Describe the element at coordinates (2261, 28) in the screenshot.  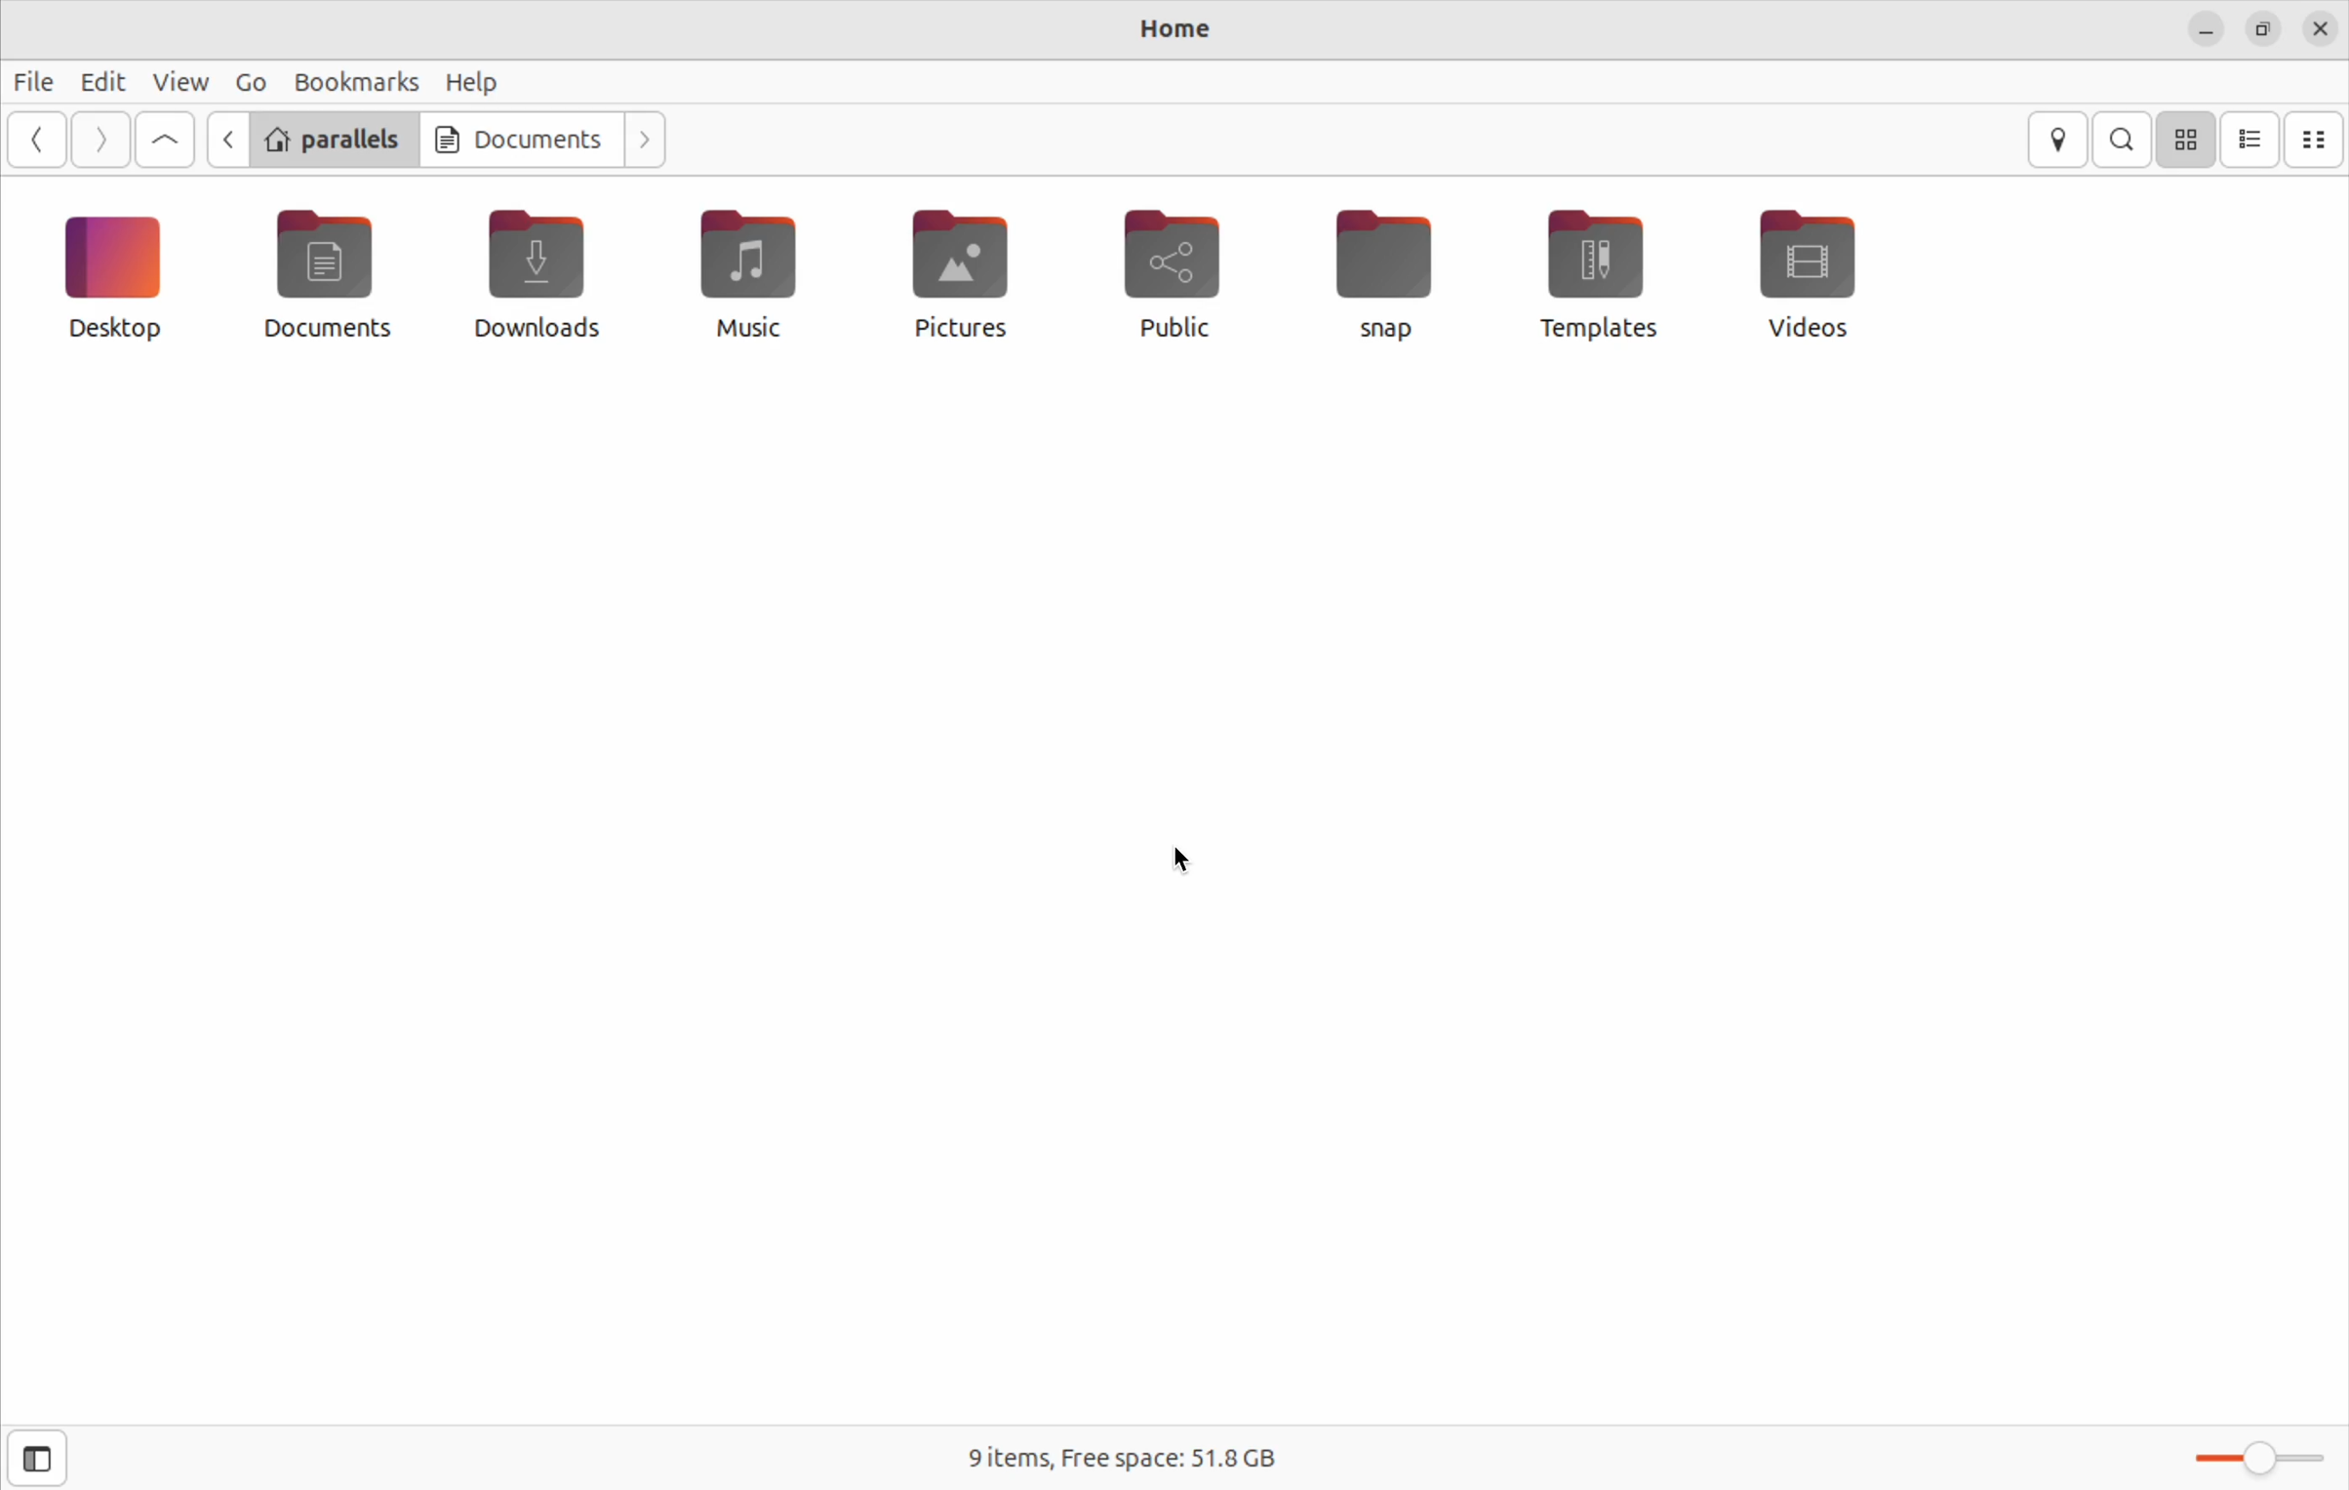
I see `resize` at that location.